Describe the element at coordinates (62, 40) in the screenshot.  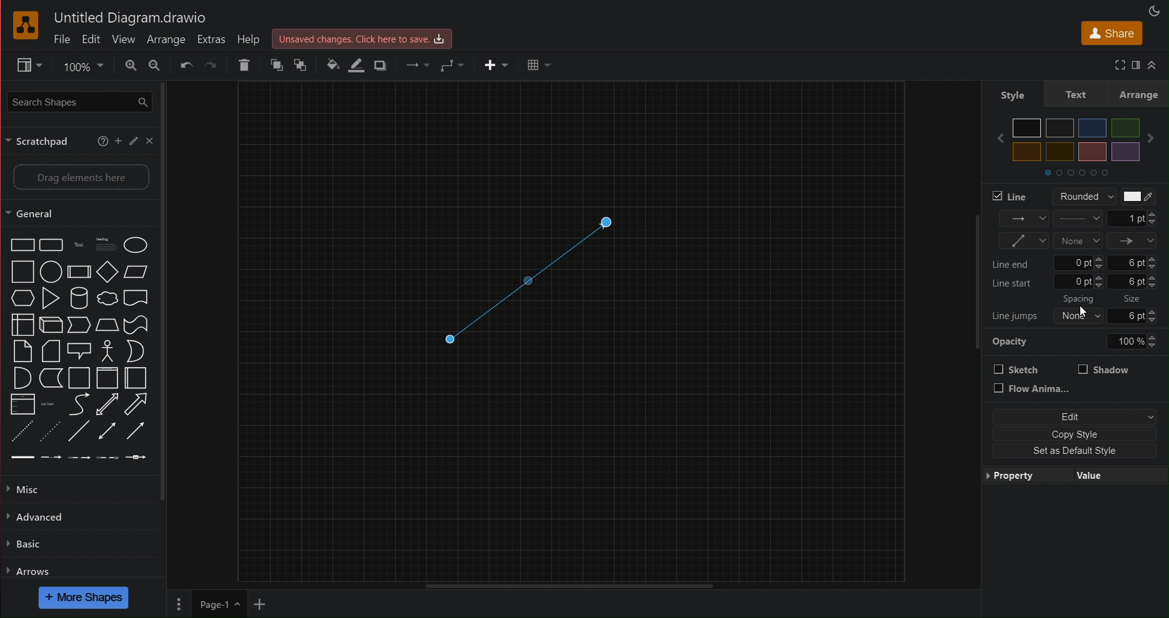
I see `File` at that location.